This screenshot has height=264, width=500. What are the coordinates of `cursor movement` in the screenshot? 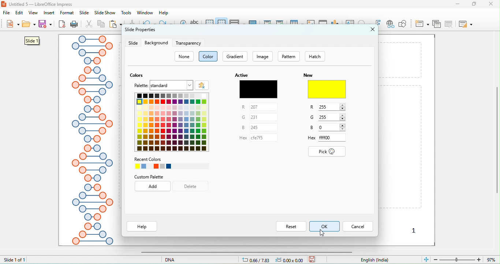 It's located at (324, 234).